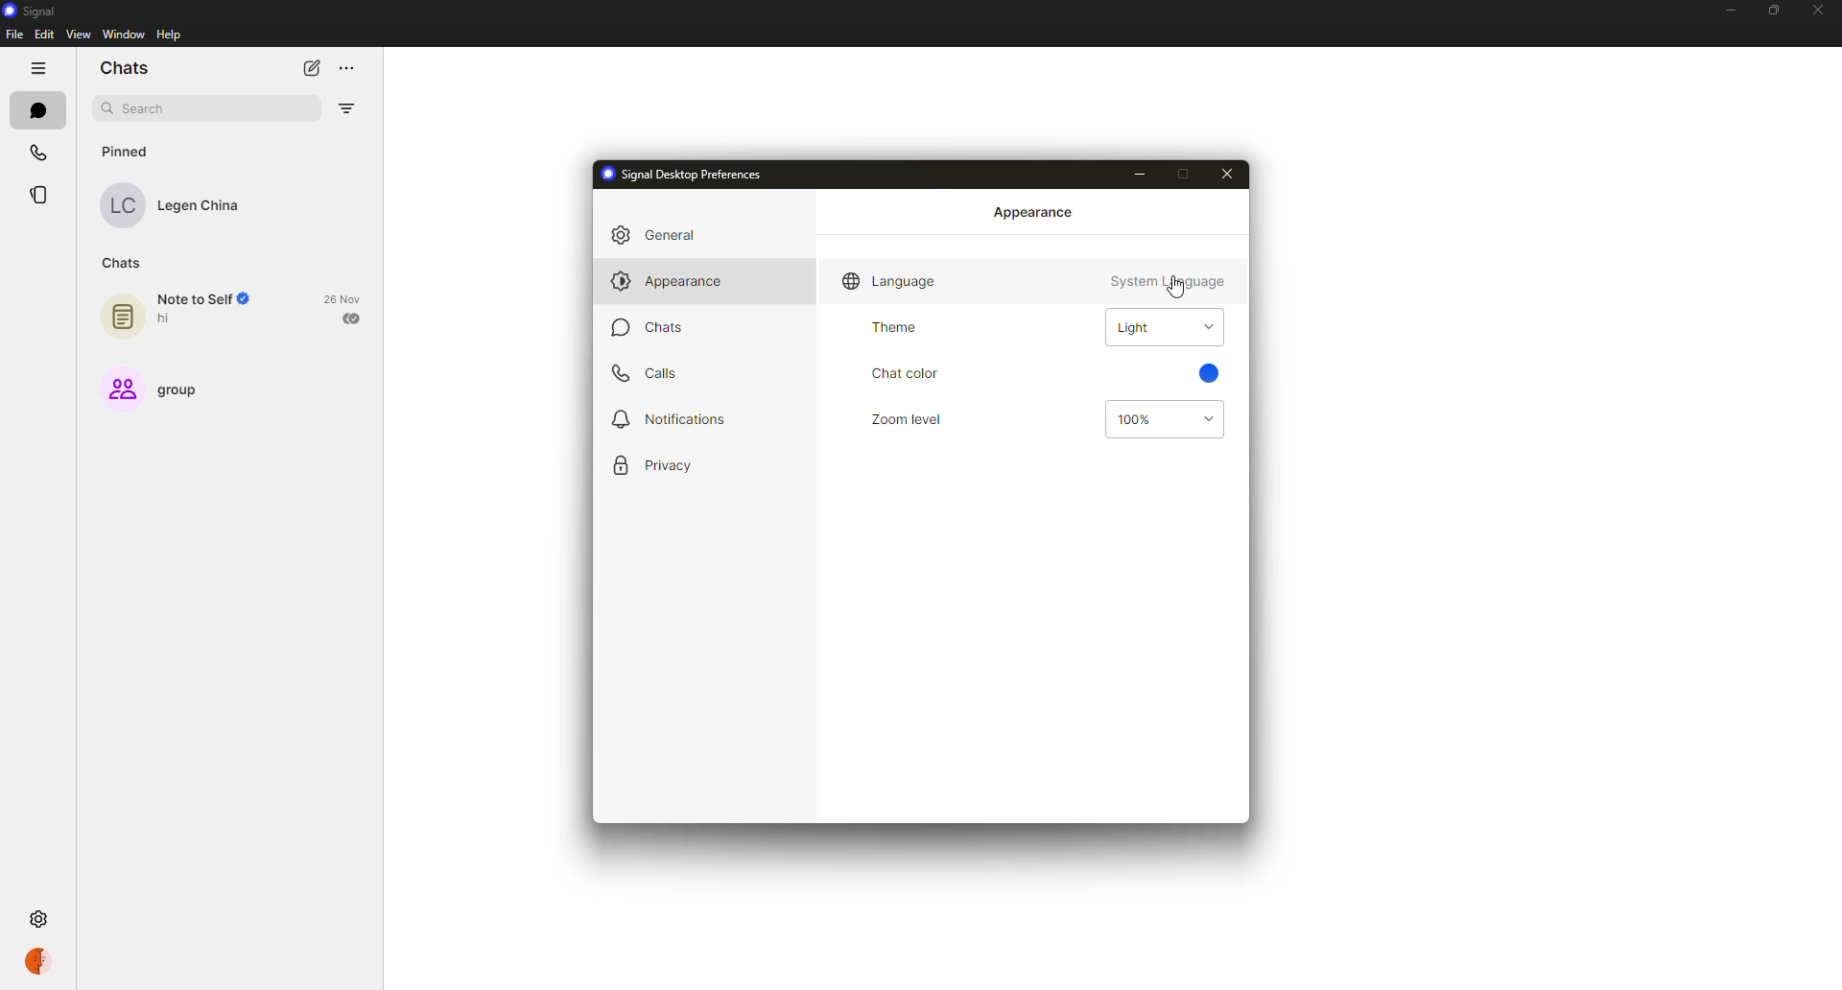 The height and width of the screenshot is (990, 1842). What do you see at coordinates (41, 195) in the screenshot?
I see `stories` at bounding box center [41, 195].